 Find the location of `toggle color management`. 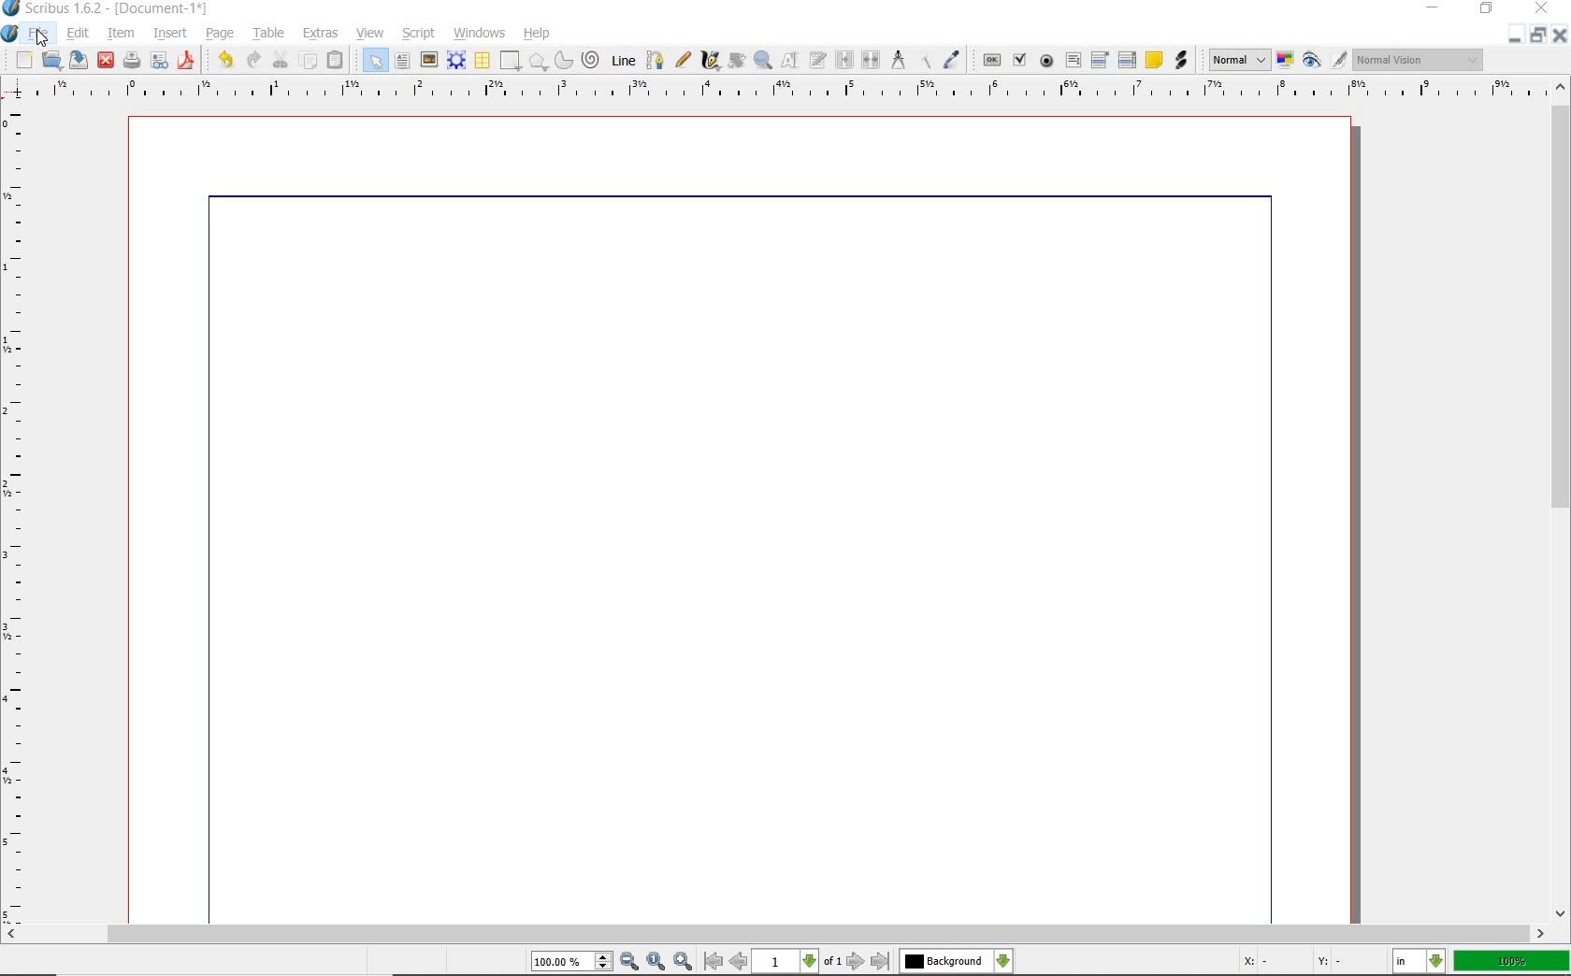

toggle color management is located at coordinates (1285, 60).